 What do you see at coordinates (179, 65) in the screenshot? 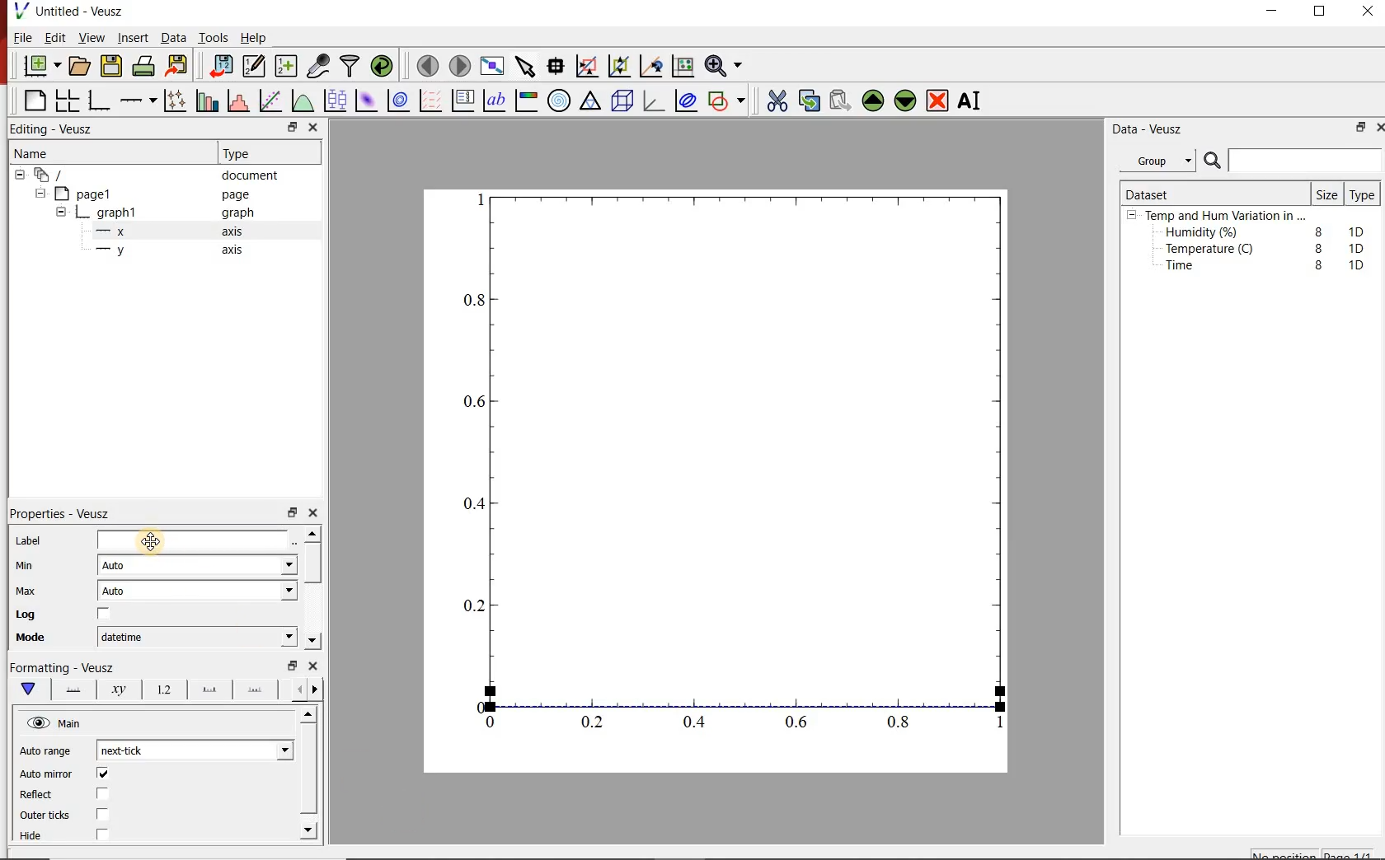
I see `Export to graphics format` at bounding box center [179, 65].